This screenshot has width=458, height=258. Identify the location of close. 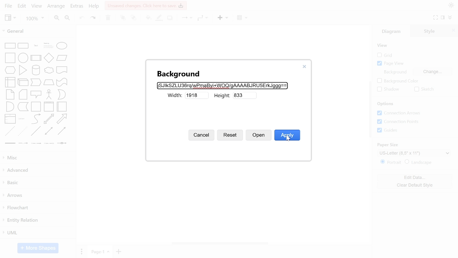
(304, 67).